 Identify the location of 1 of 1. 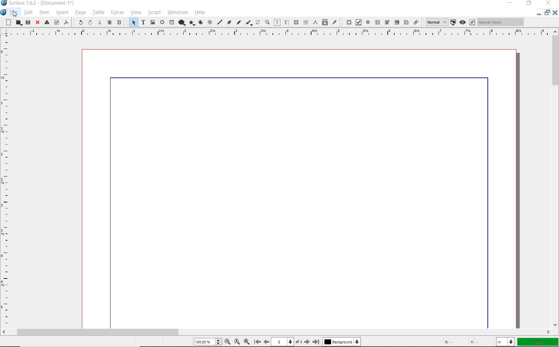
(287, 342).